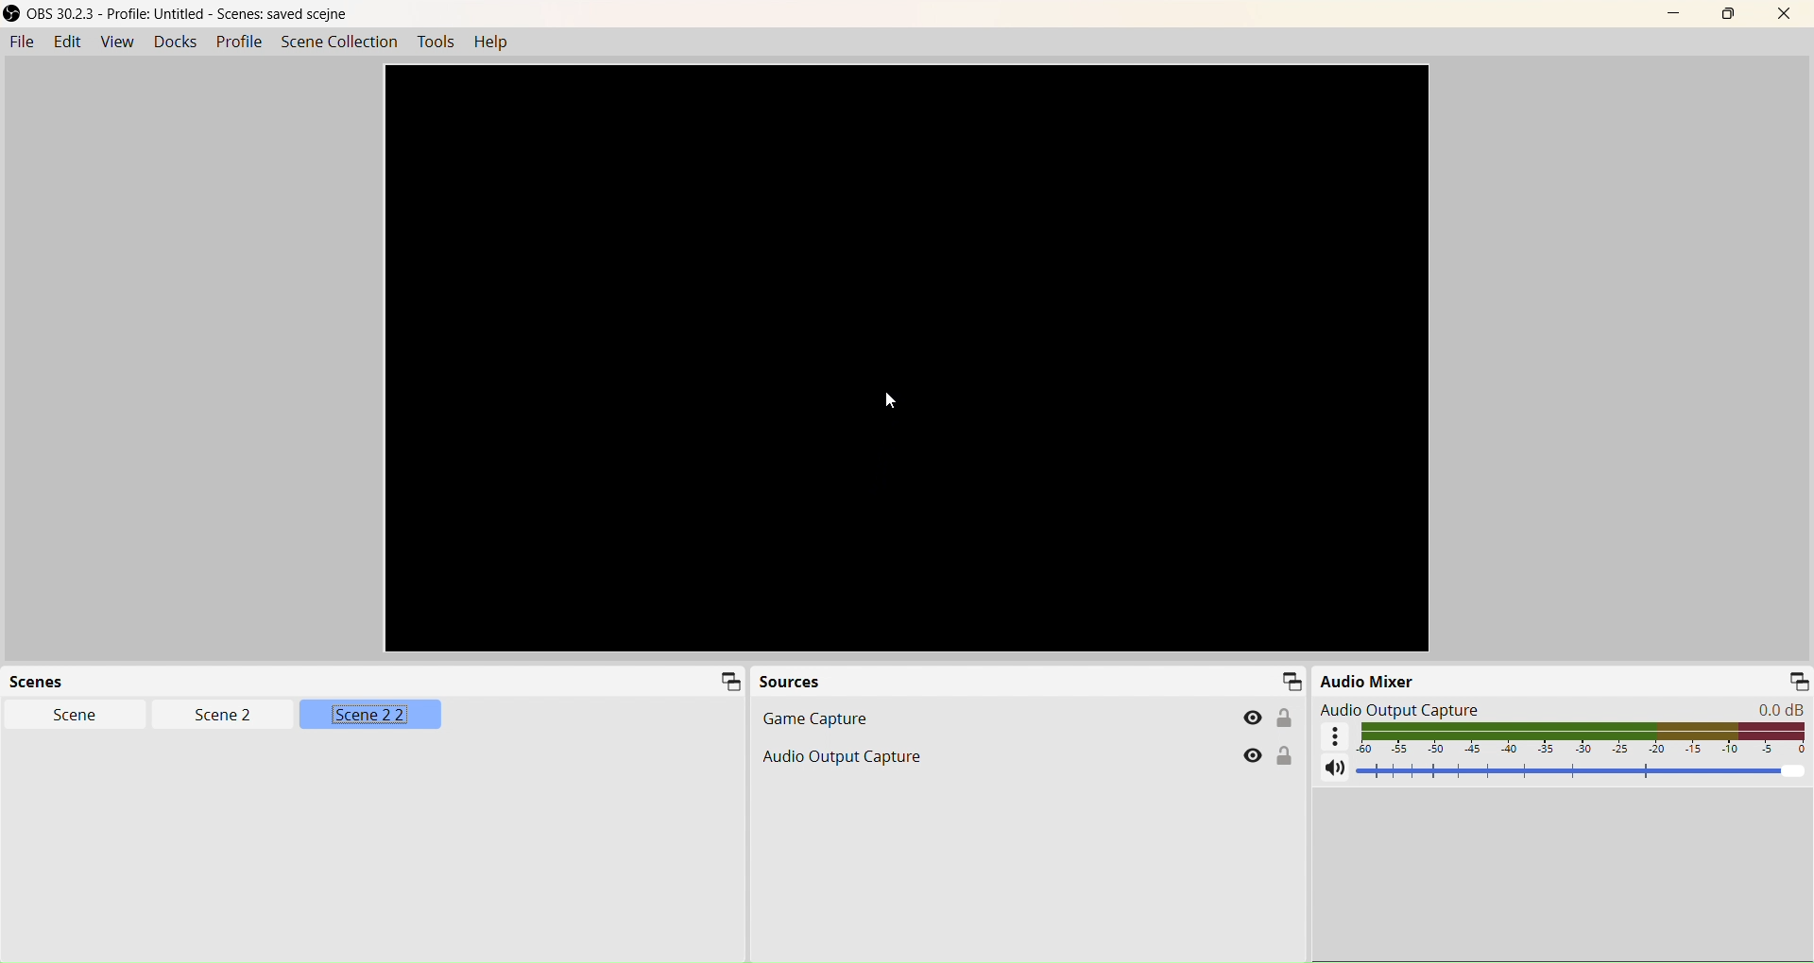  I want to click on Scene, so click(43, 681).